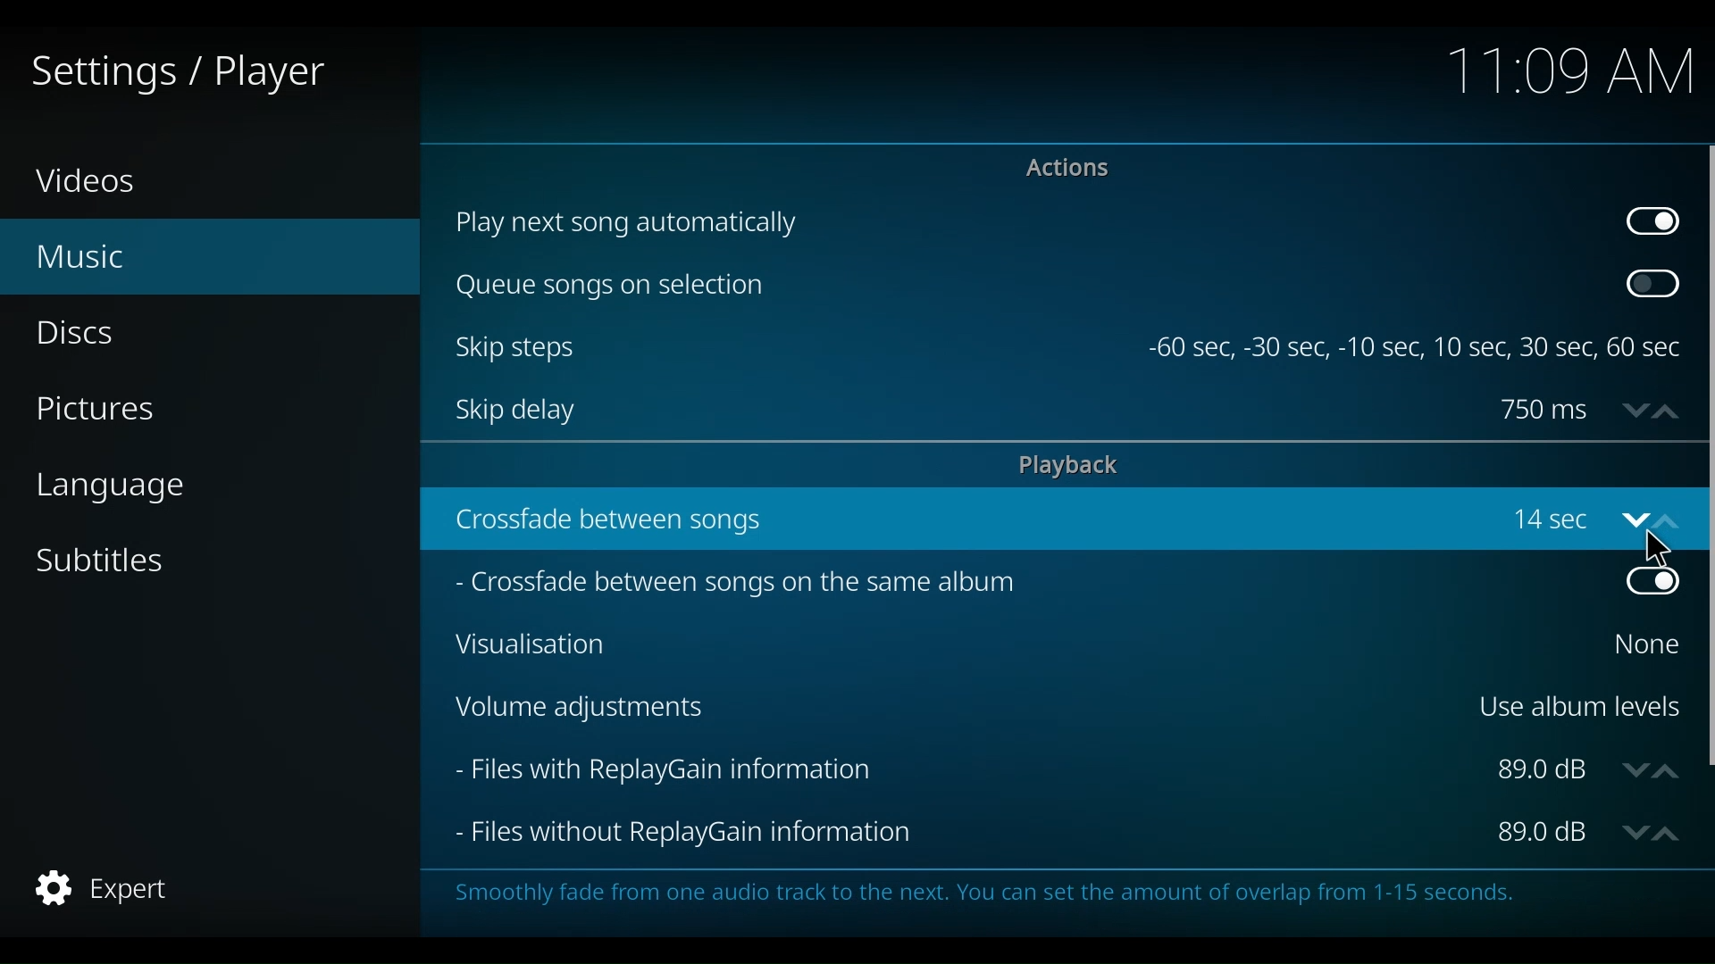  What do you see at coordinates (1063, 169) in the screenshot?
I see `Actions` at bounding box center [1063, 169].